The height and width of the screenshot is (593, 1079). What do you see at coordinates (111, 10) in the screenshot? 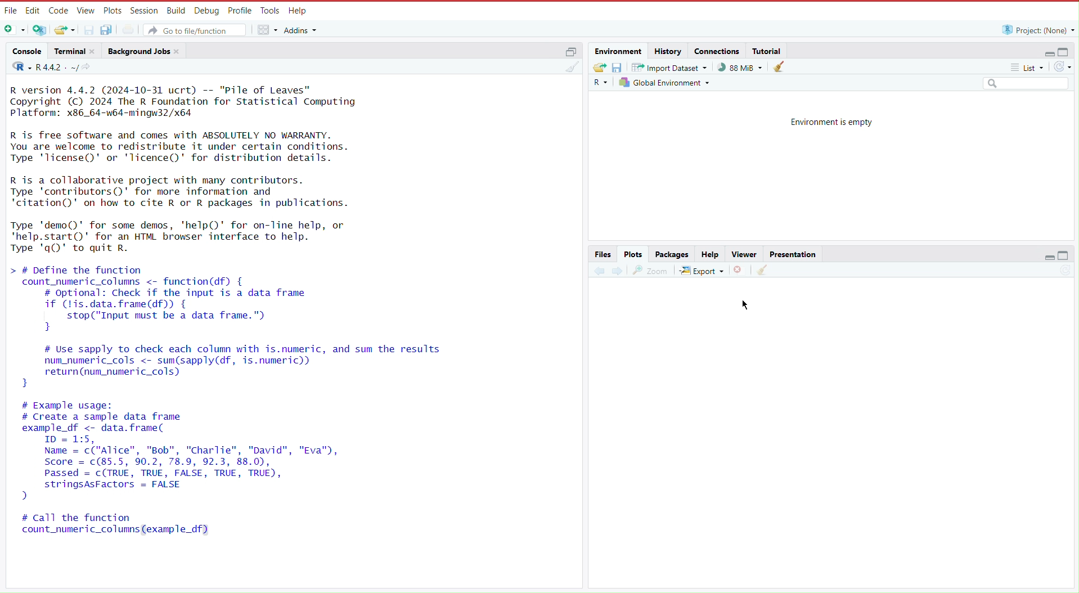
I see `Plots` at bounding box center [111, 10].